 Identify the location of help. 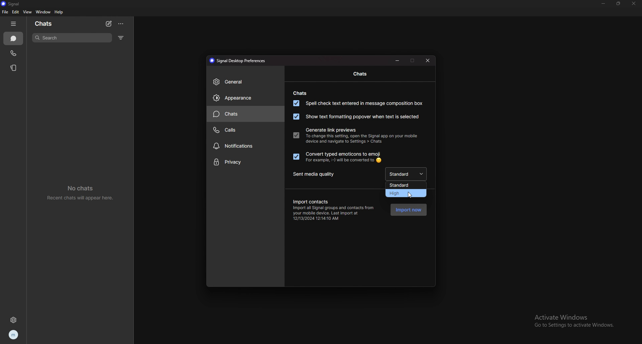
(59, 12).